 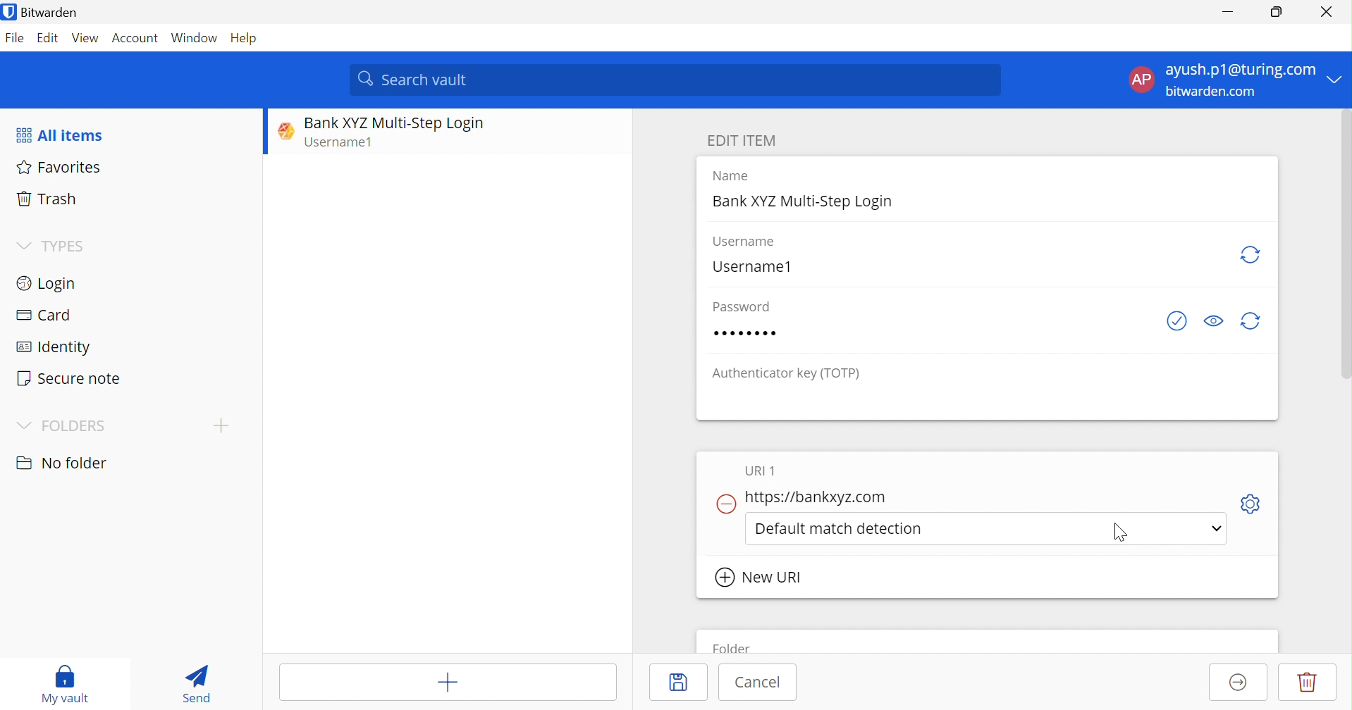 I want to click on Check if password has been exposed, so click(x=1176, y=323).